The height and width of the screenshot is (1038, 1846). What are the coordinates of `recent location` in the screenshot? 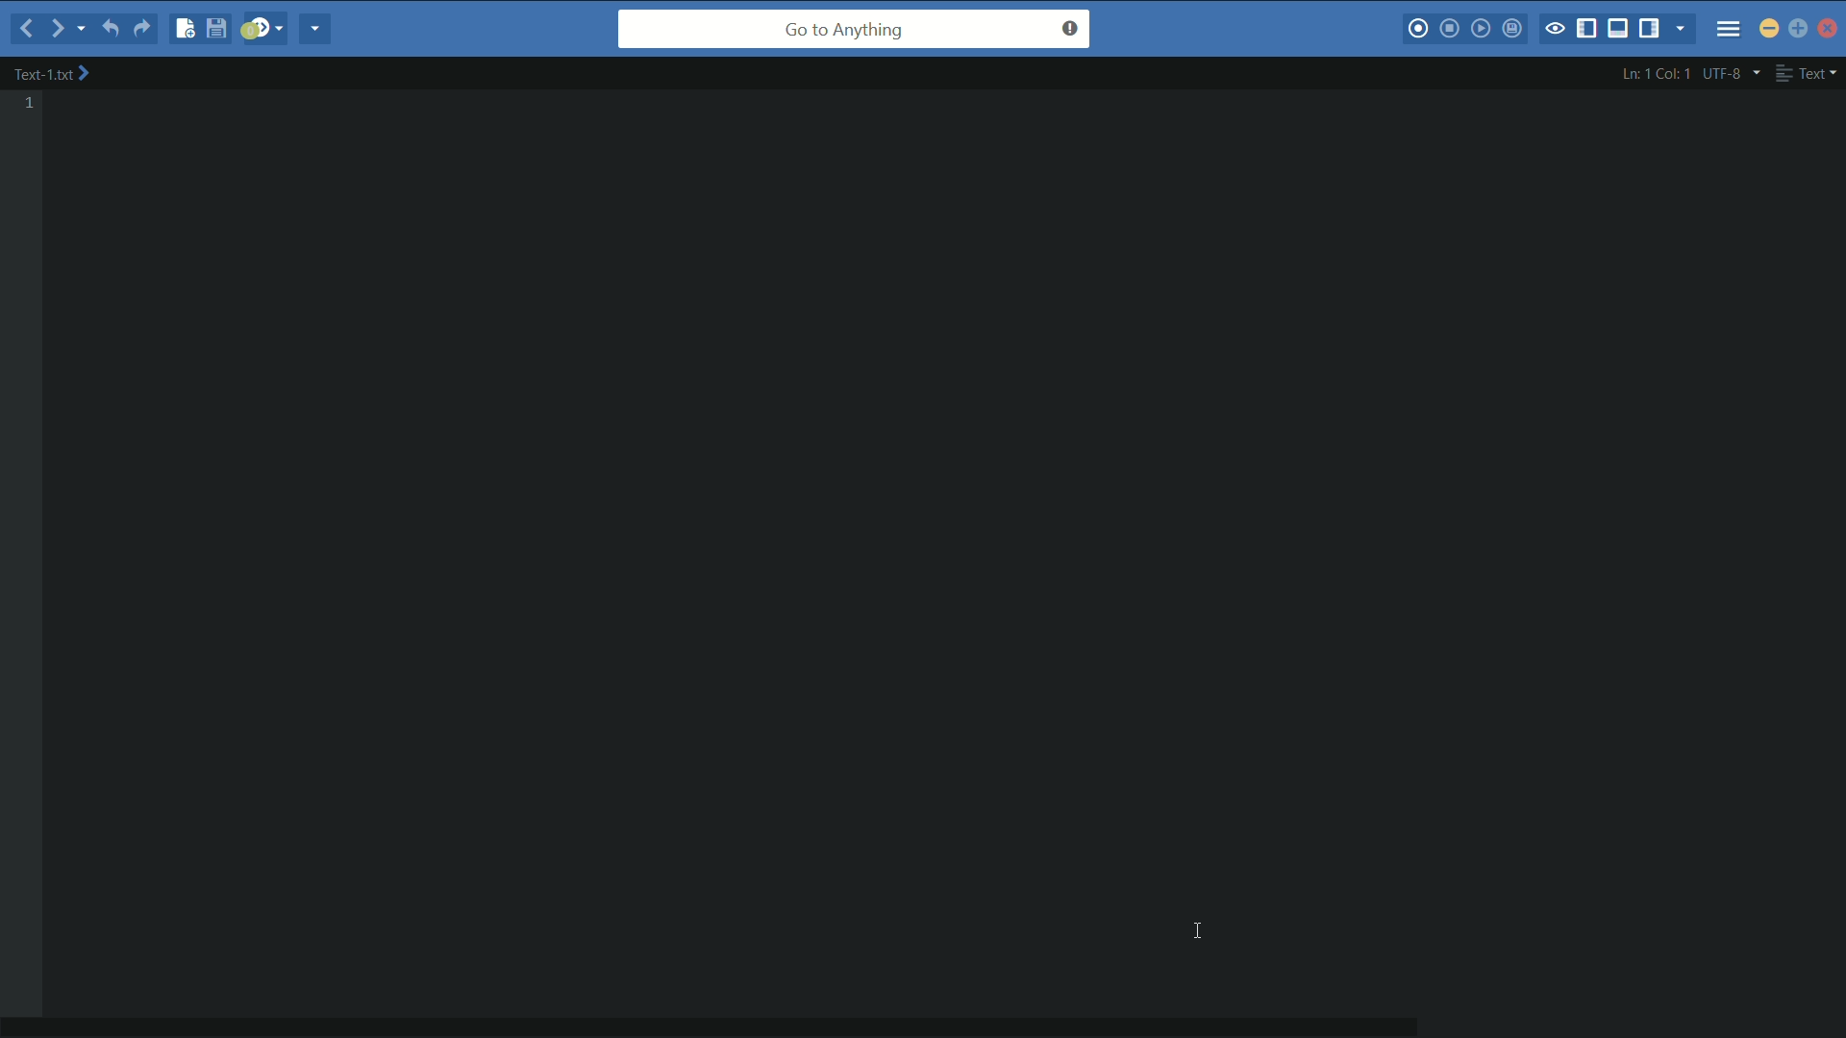 It's located at (82, 24).